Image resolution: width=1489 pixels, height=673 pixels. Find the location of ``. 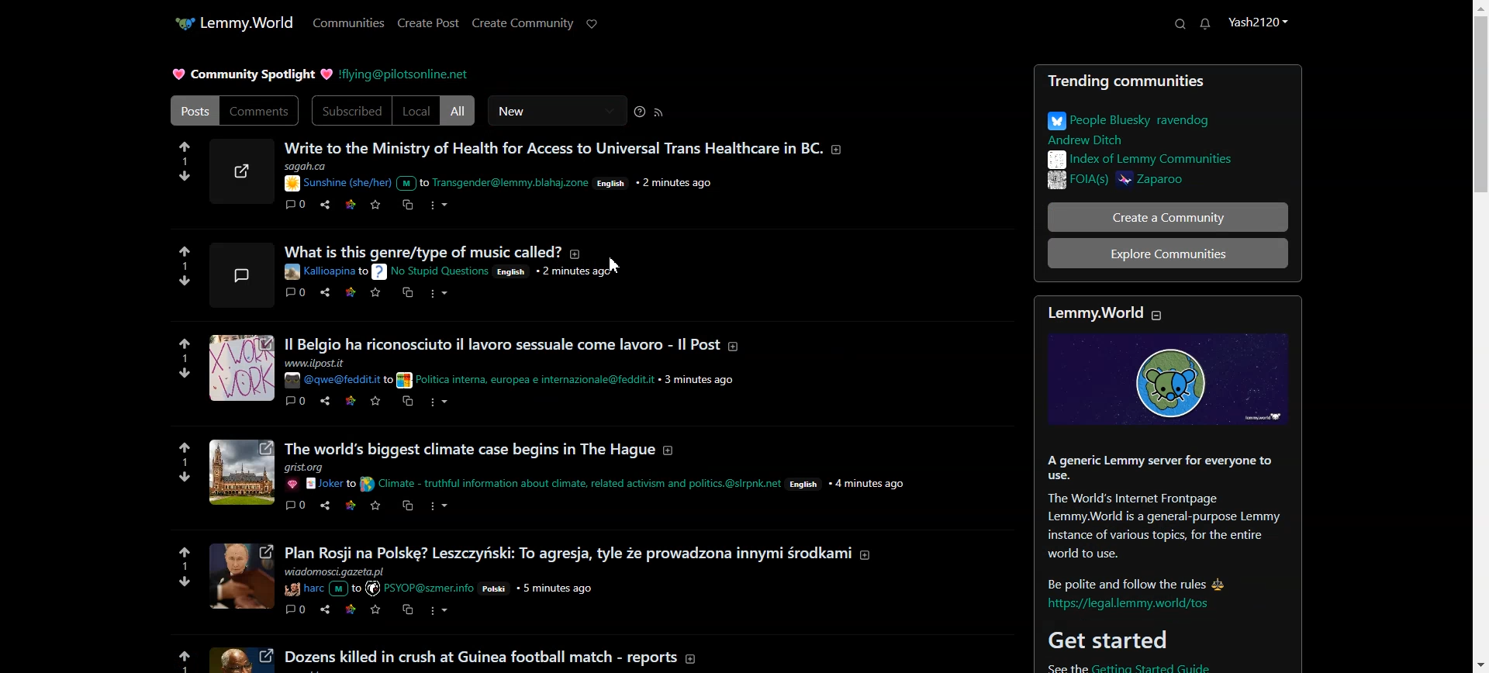

 is located at coordinates (468, 450).